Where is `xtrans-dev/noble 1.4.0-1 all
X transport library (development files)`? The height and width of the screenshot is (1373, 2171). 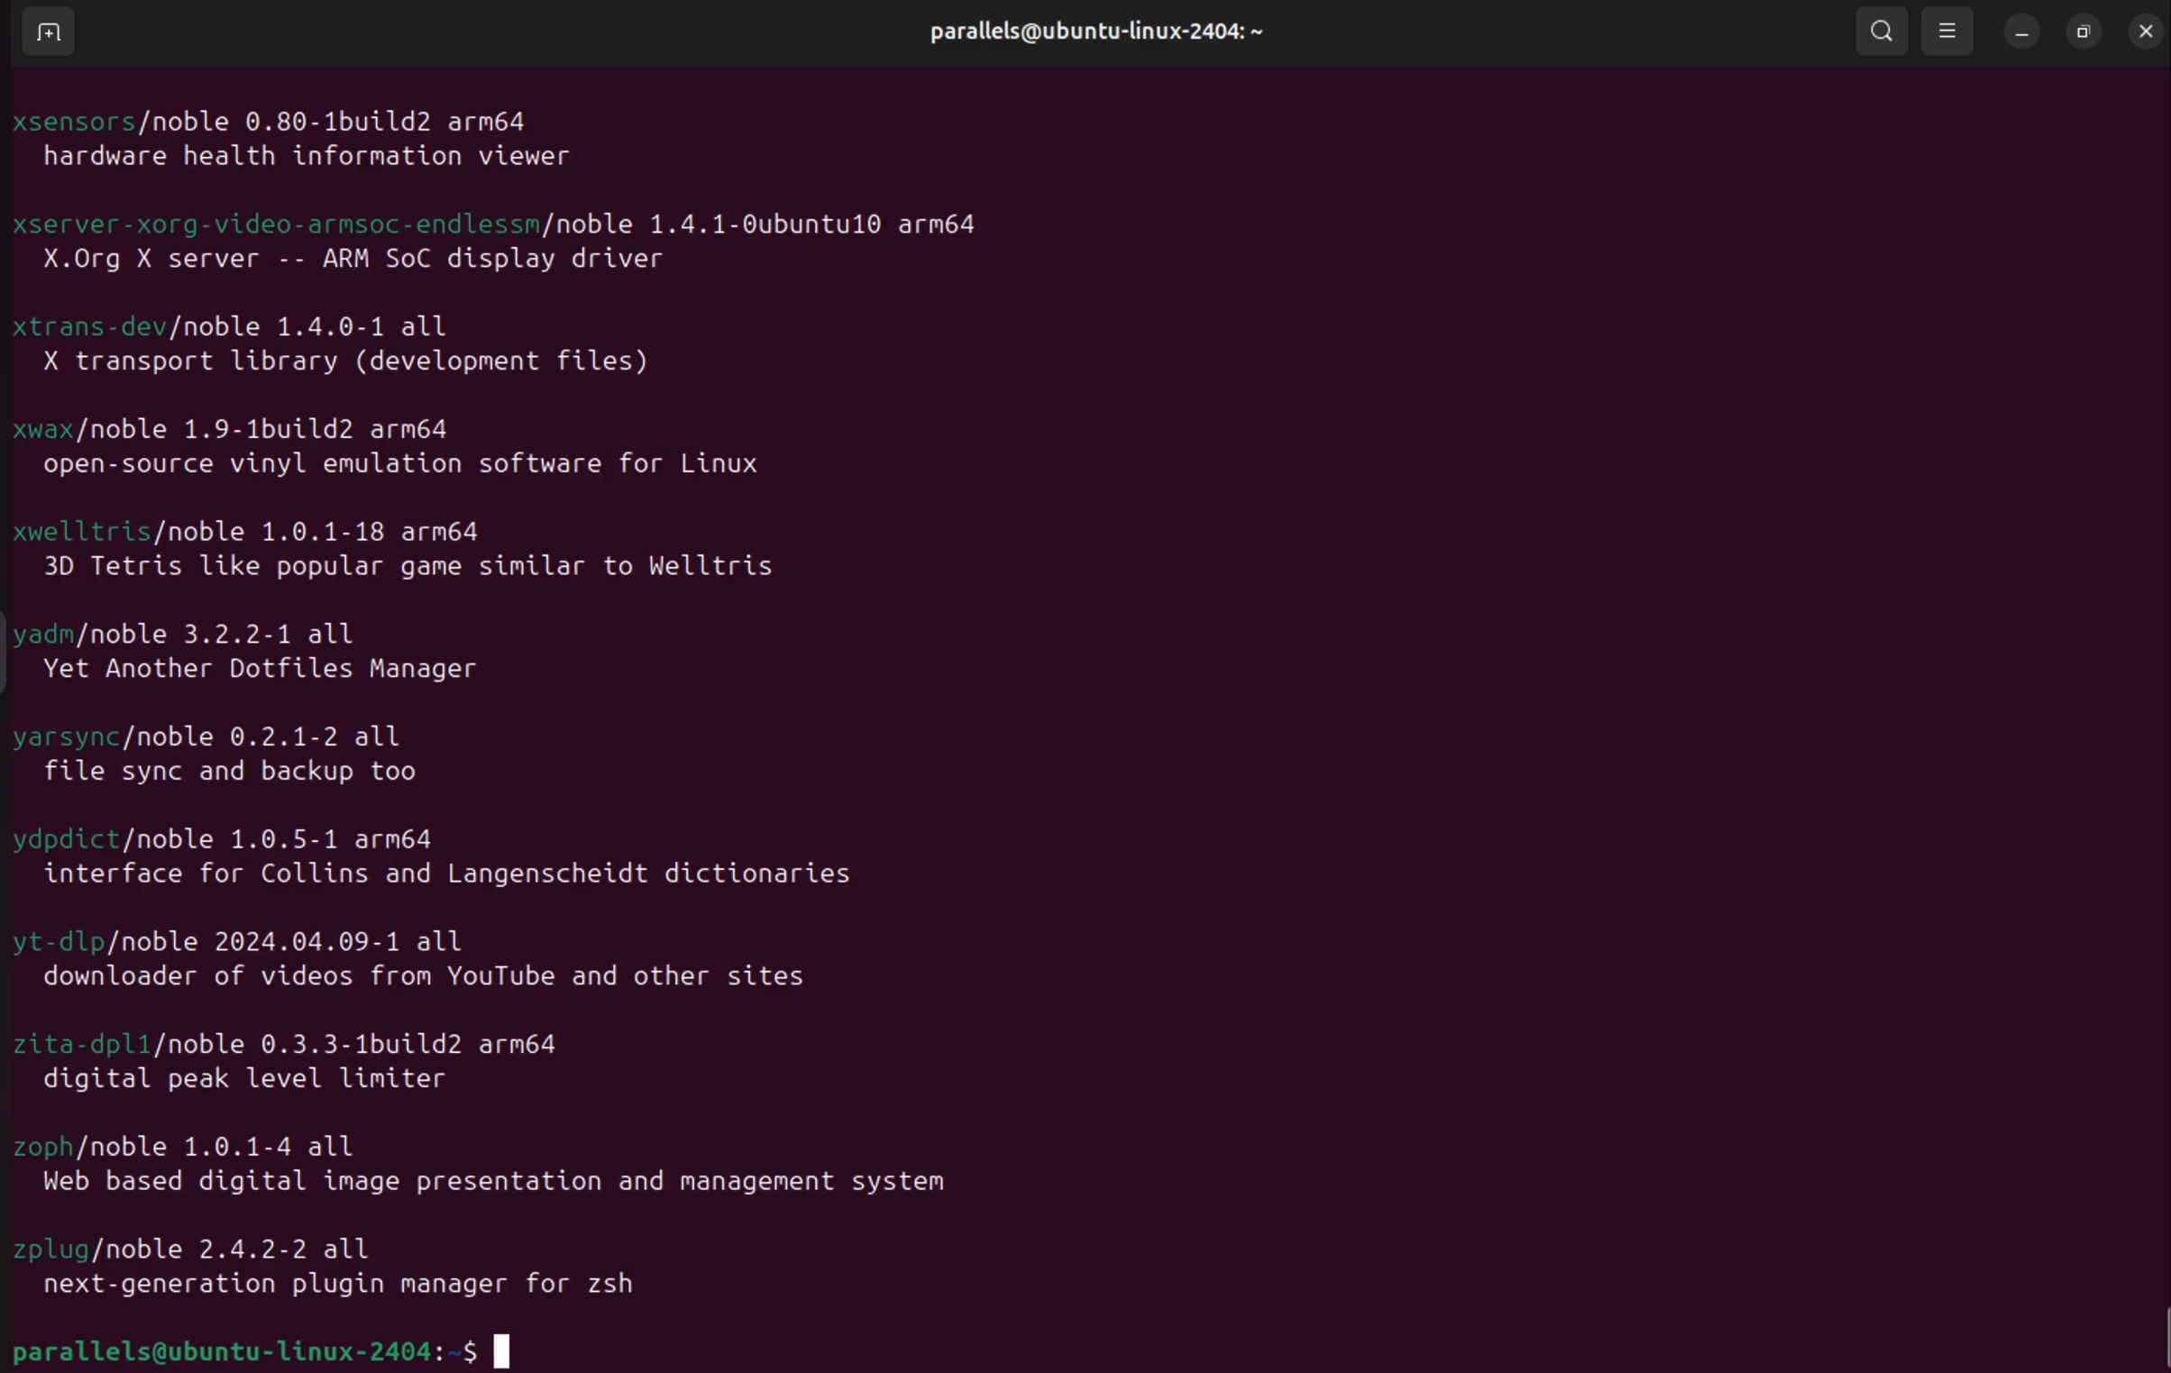
xtrans-dev/noble 1.4.0-1 all
X transport library (development files) is located at coordinates (379, 350).